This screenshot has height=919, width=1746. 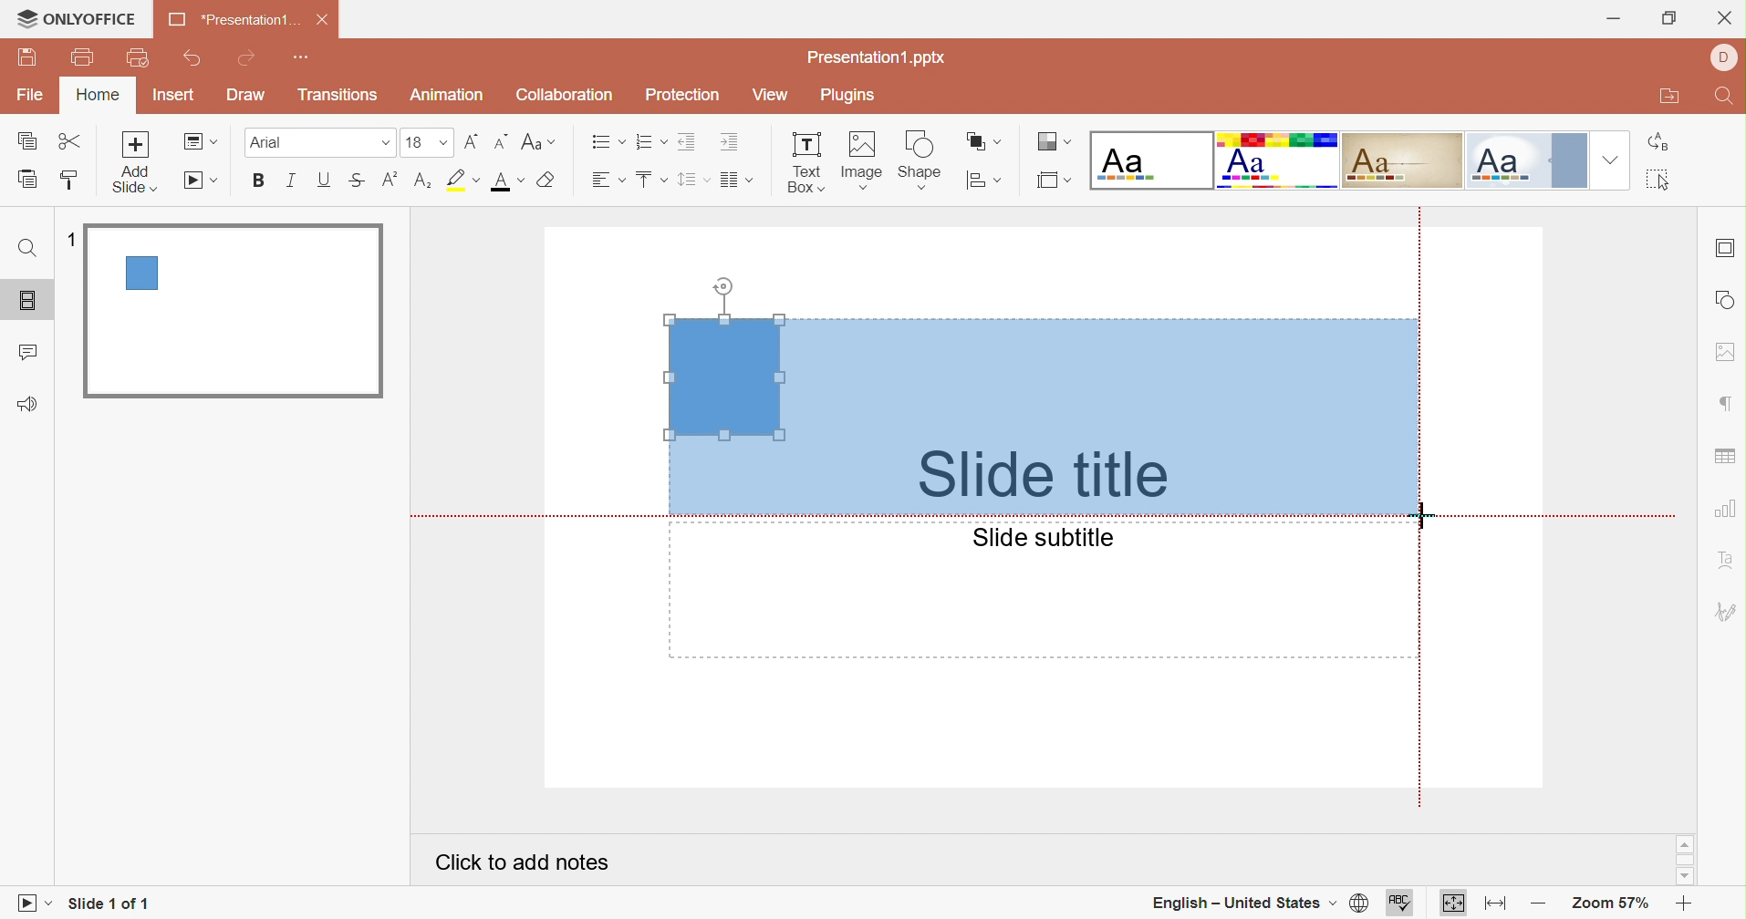 What do you see at coordinates (509, 181) in the screenshot?
I see `Font color` at bounding box center [509, 181].